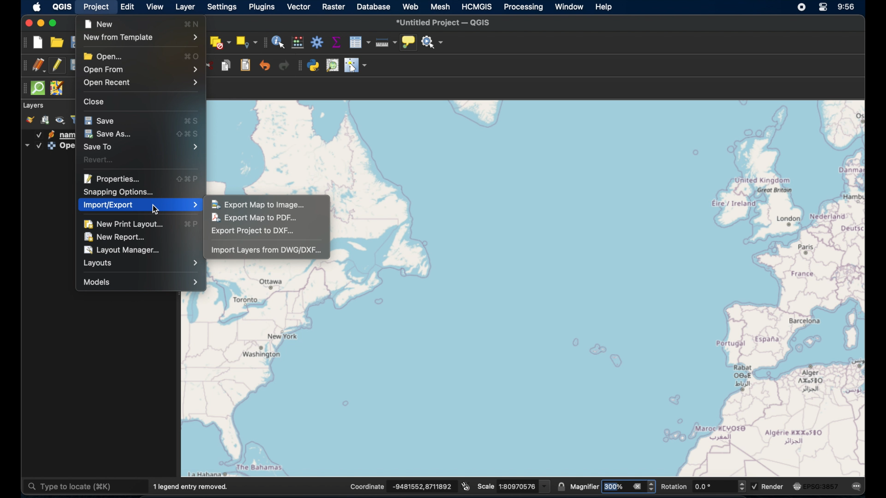 Image resolution: width=886 pixels, height=498 pixels. Describe the element at coordinates (84, 486) in the screenshot. I see `type to locate` at that location.